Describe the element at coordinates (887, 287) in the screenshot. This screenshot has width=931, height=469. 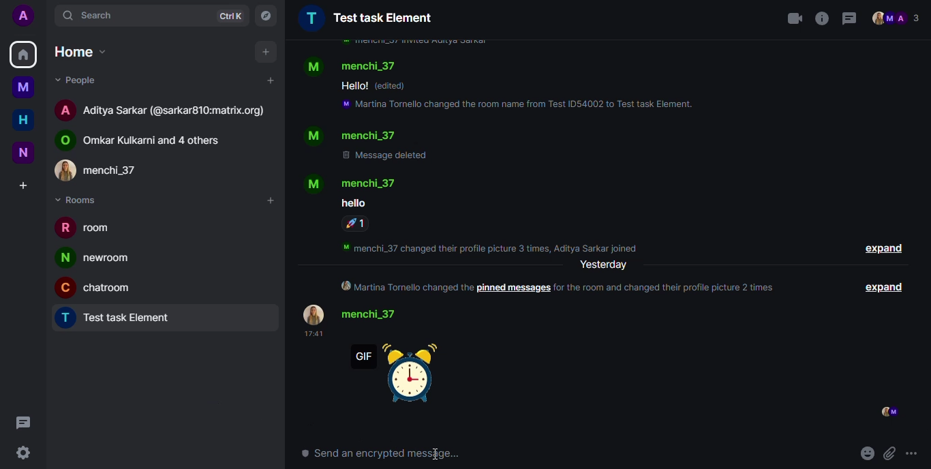
I see `expand` at that location.